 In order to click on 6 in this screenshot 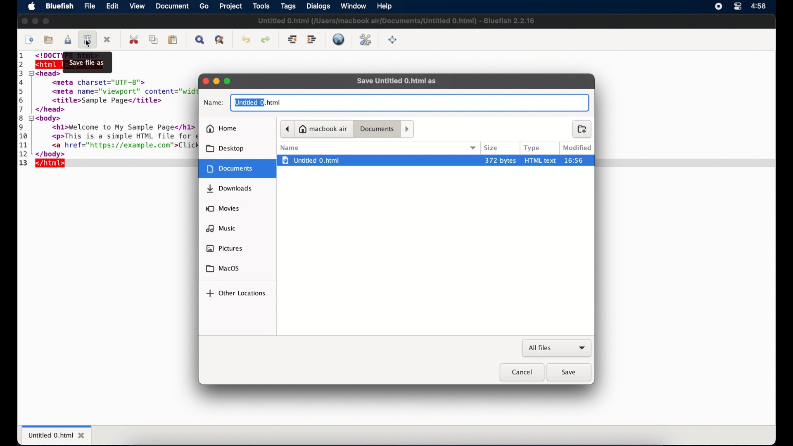, I will do `click(23, 100)`.